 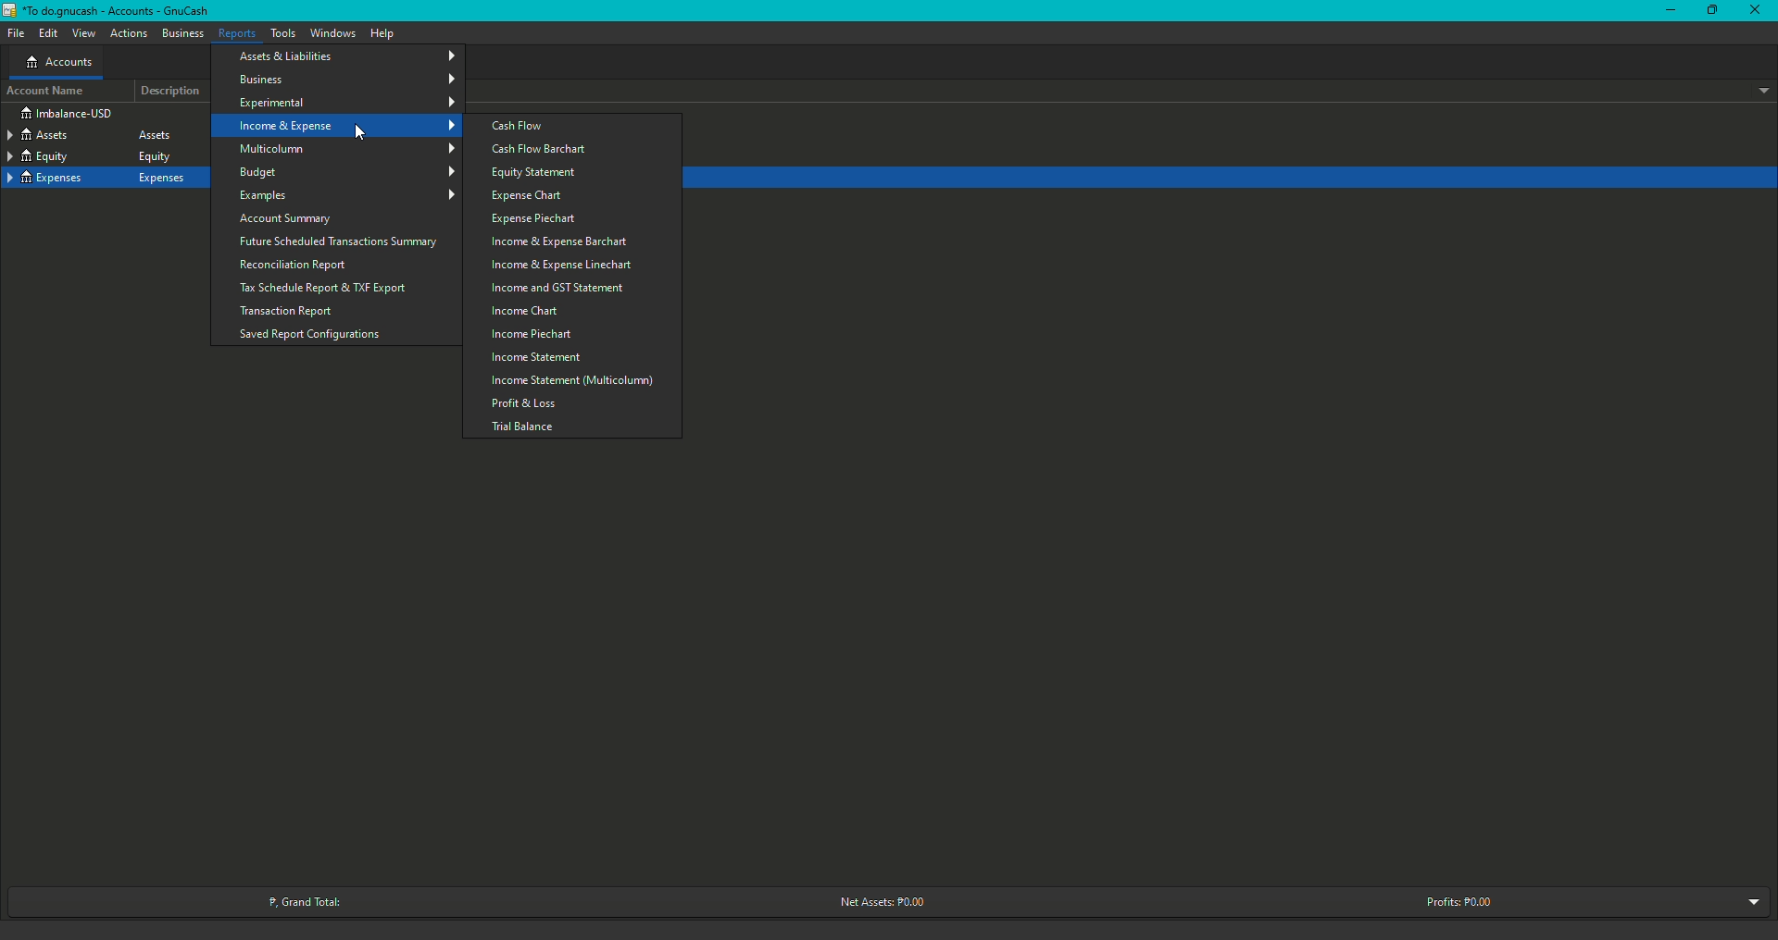 What do you see at coordinates (99, 134) in the screenshot?
I see `Assets` at bounding box center [99, 134].